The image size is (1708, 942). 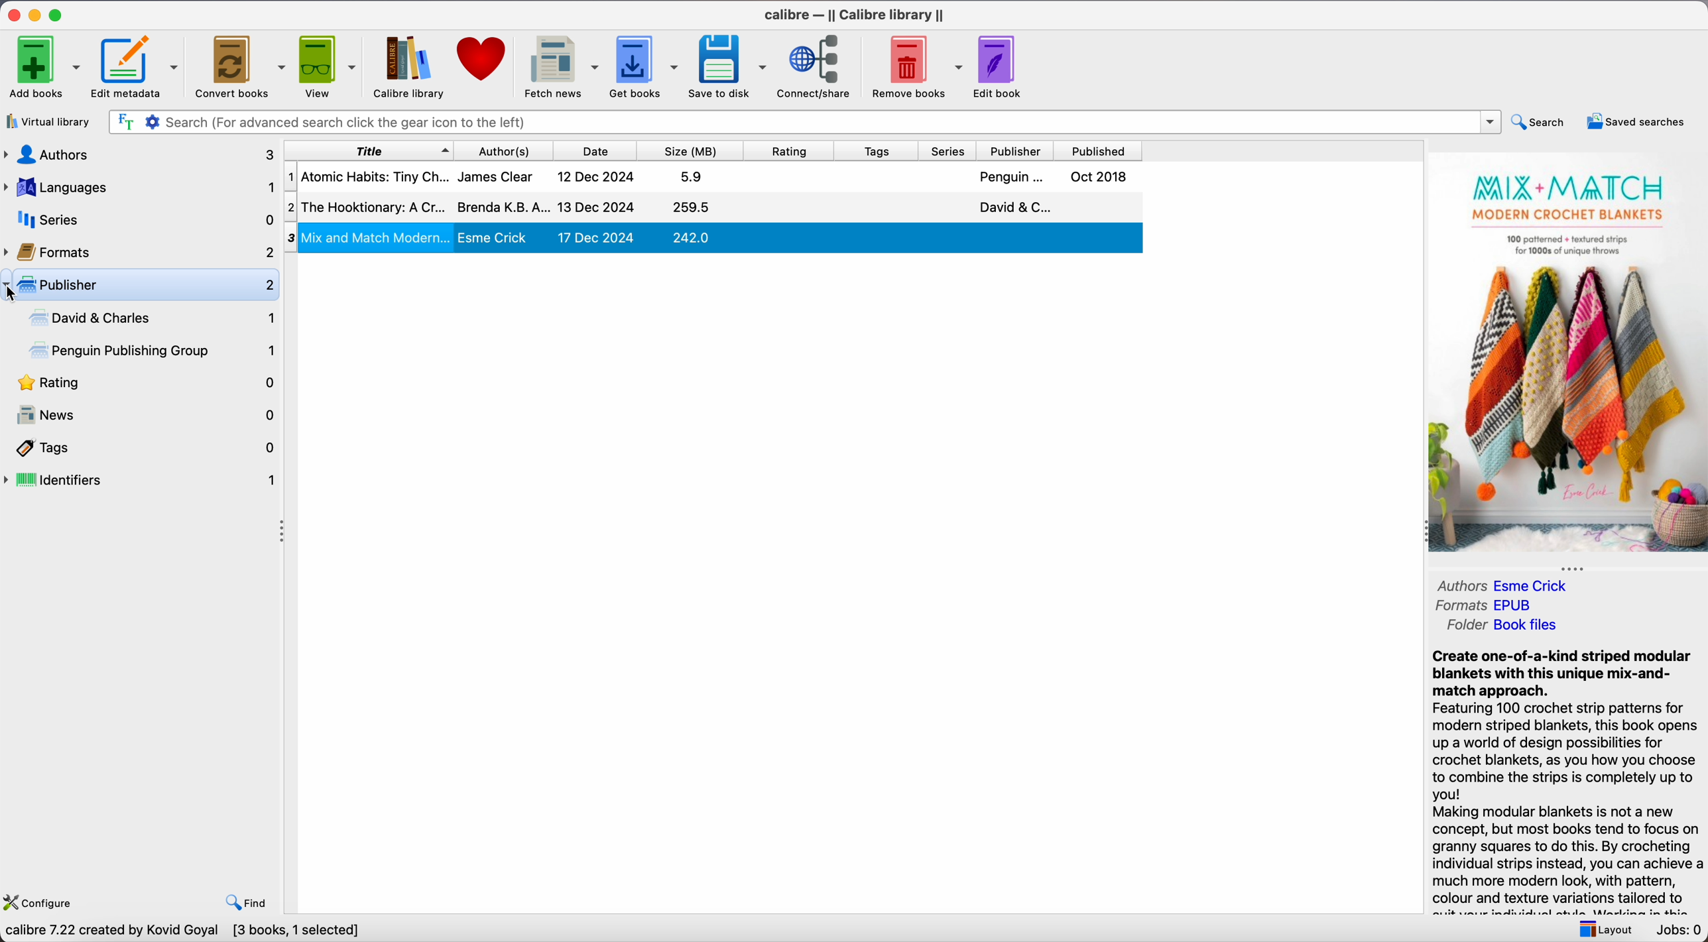 I want to click on rating, so click(x=141, y=384).